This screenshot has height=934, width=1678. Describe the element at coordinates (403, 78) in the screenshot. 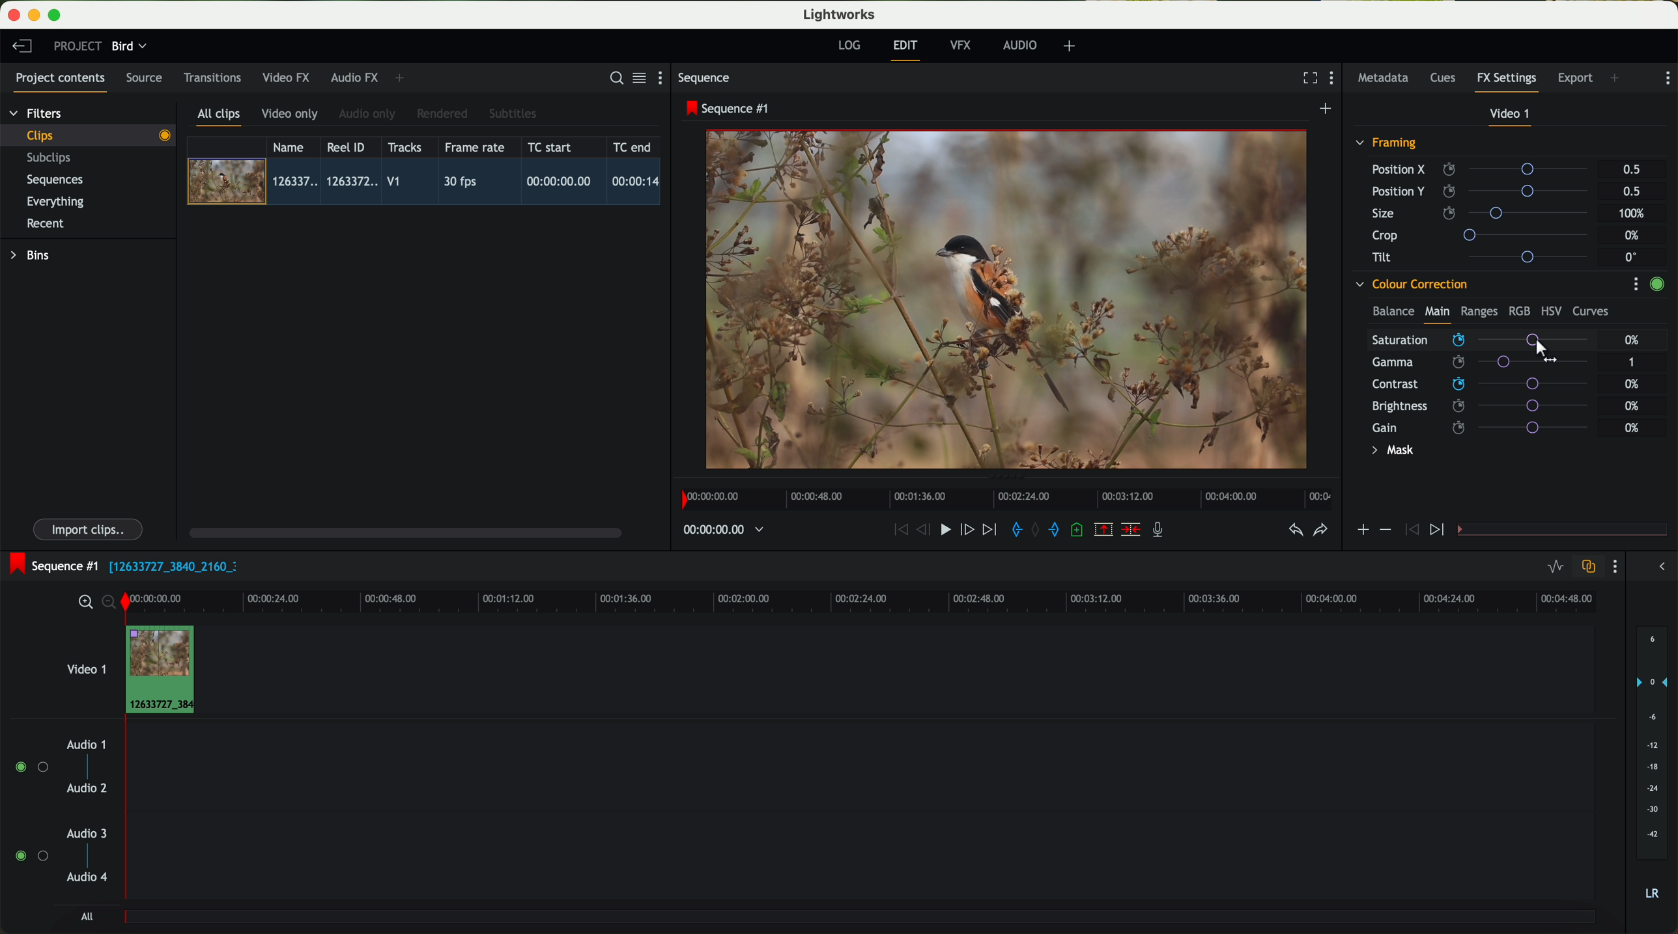

I see `add panel` at that location.